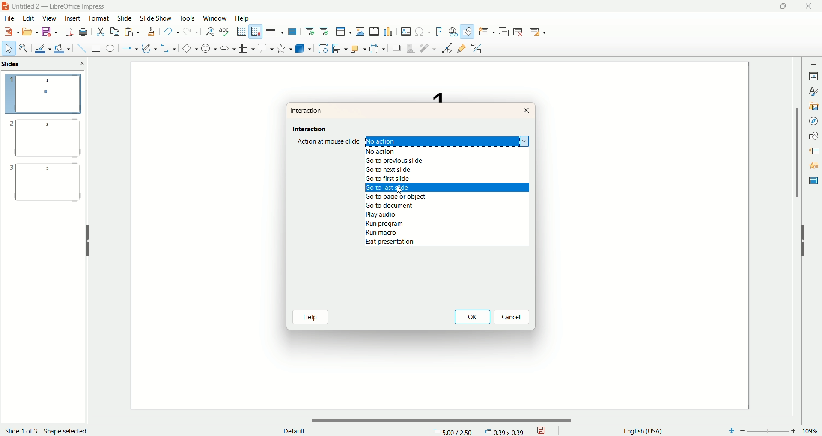 This screenshot has width=822, height=436. I want to click on exit presentation, so click(410, 243).